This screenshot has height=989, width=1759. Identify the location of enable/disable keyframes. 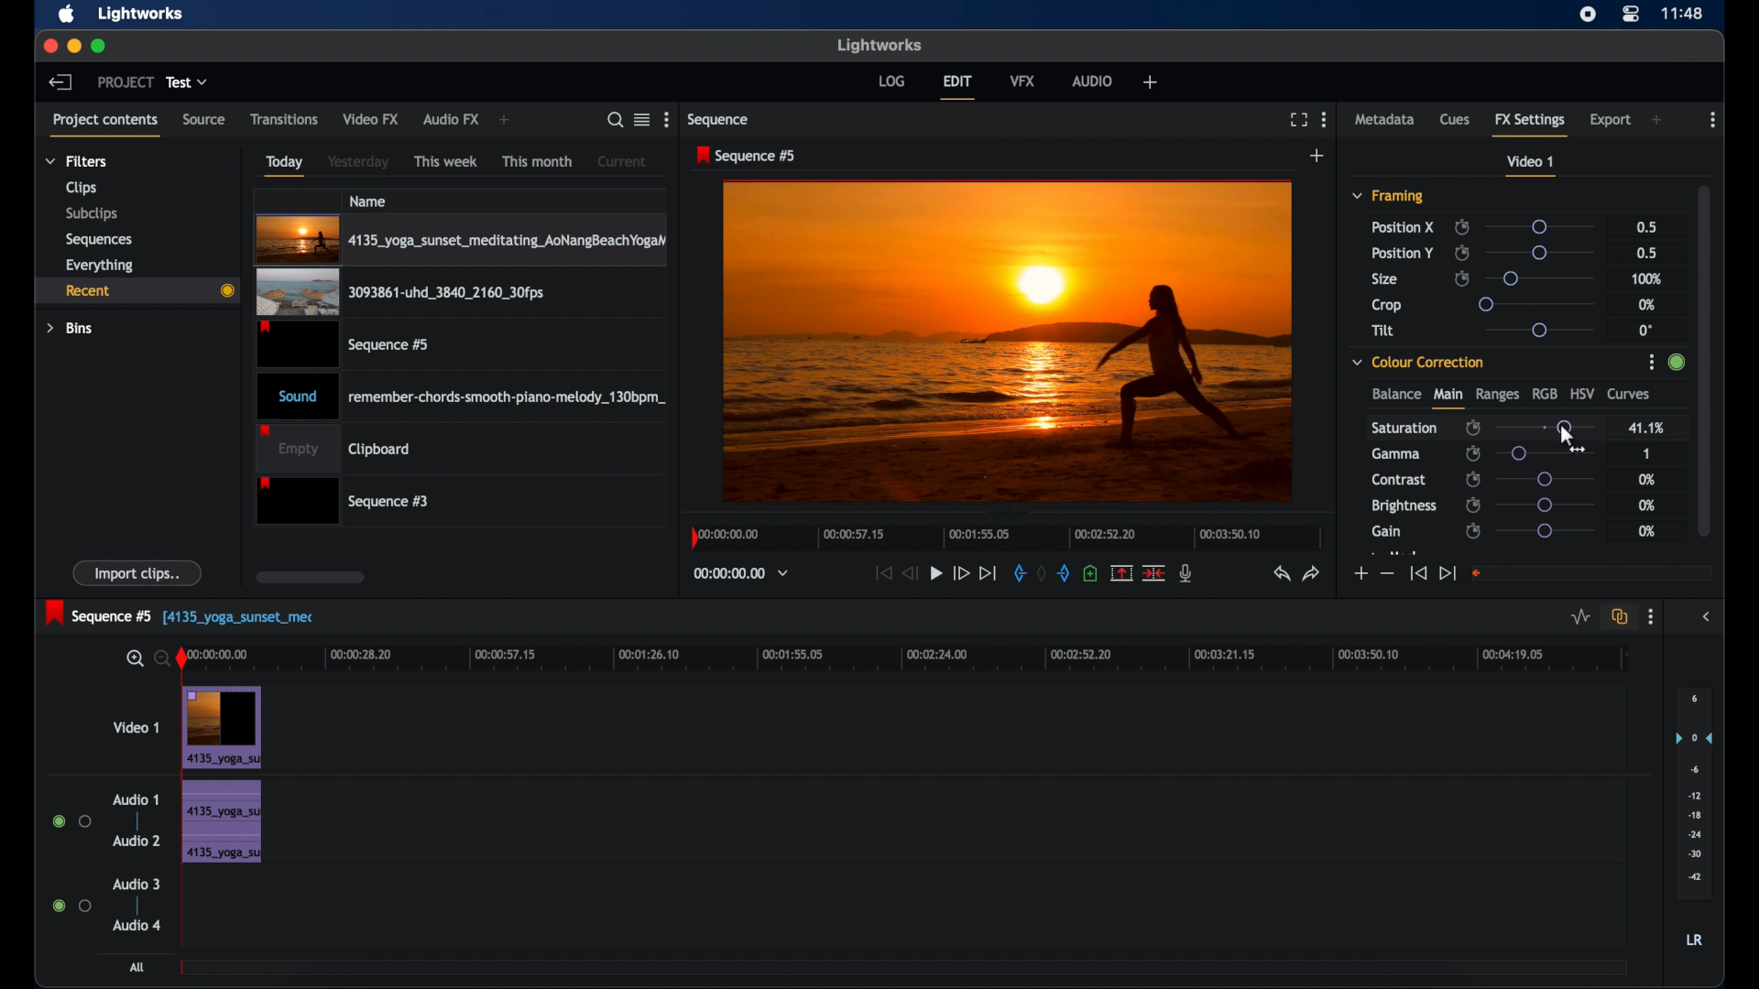
(1472, 453).